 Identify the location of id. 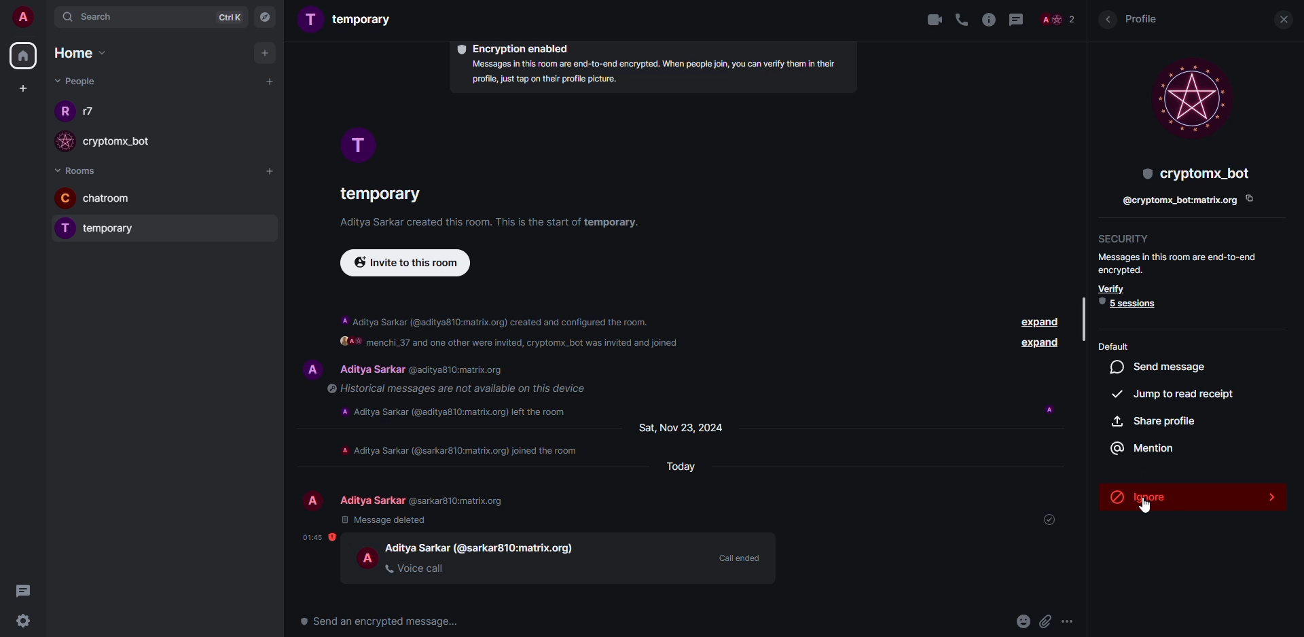
(1178, 202).